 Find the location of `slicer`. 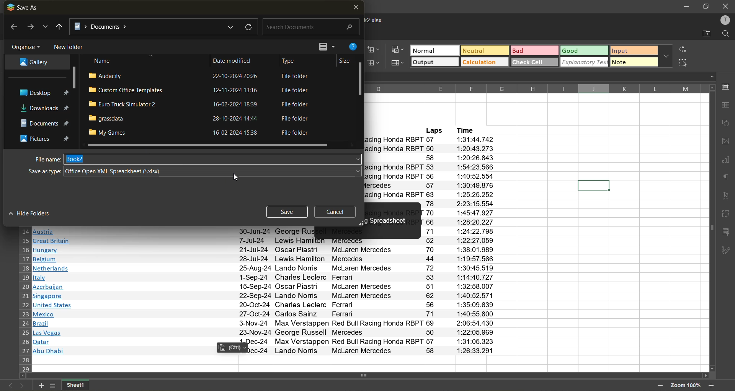

slicer is located at coordinates (727, 233).